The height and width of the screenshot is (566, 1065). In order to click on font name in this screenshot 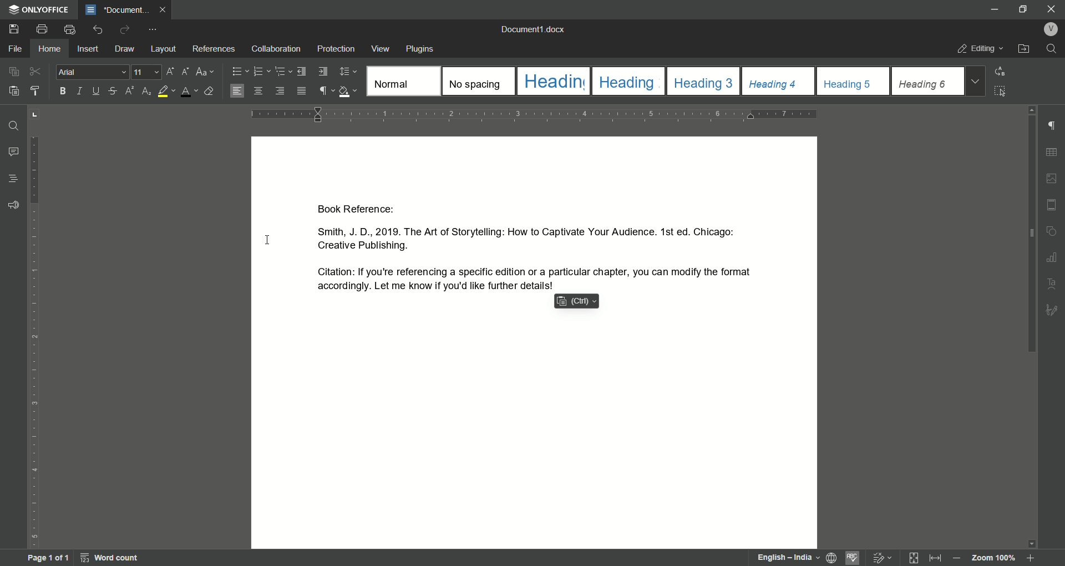, I will do `click(94, 72)`.